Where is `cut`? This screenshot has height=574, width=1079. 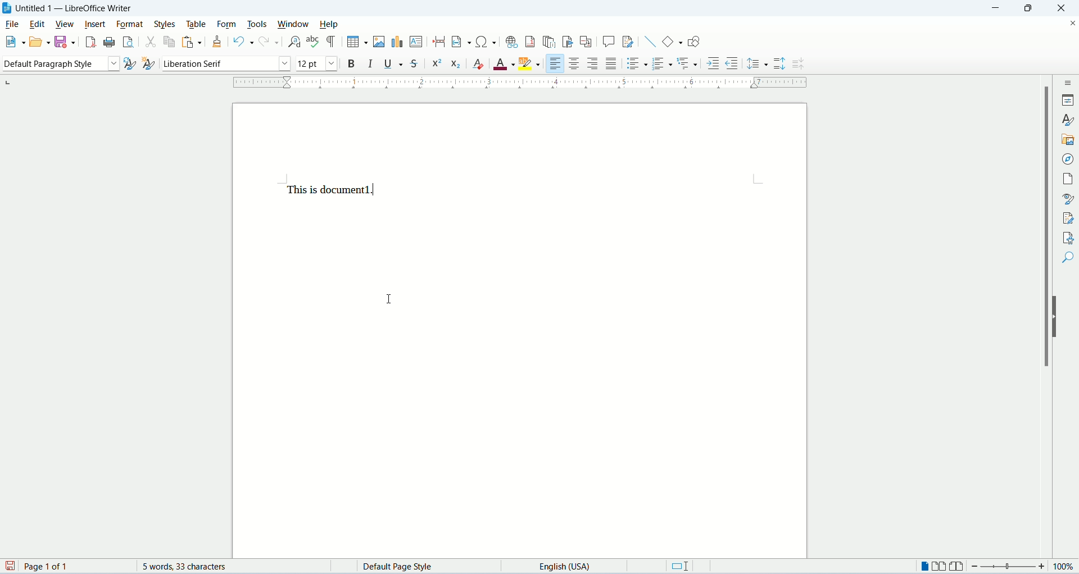 cut is located at coordinates (150, 43).